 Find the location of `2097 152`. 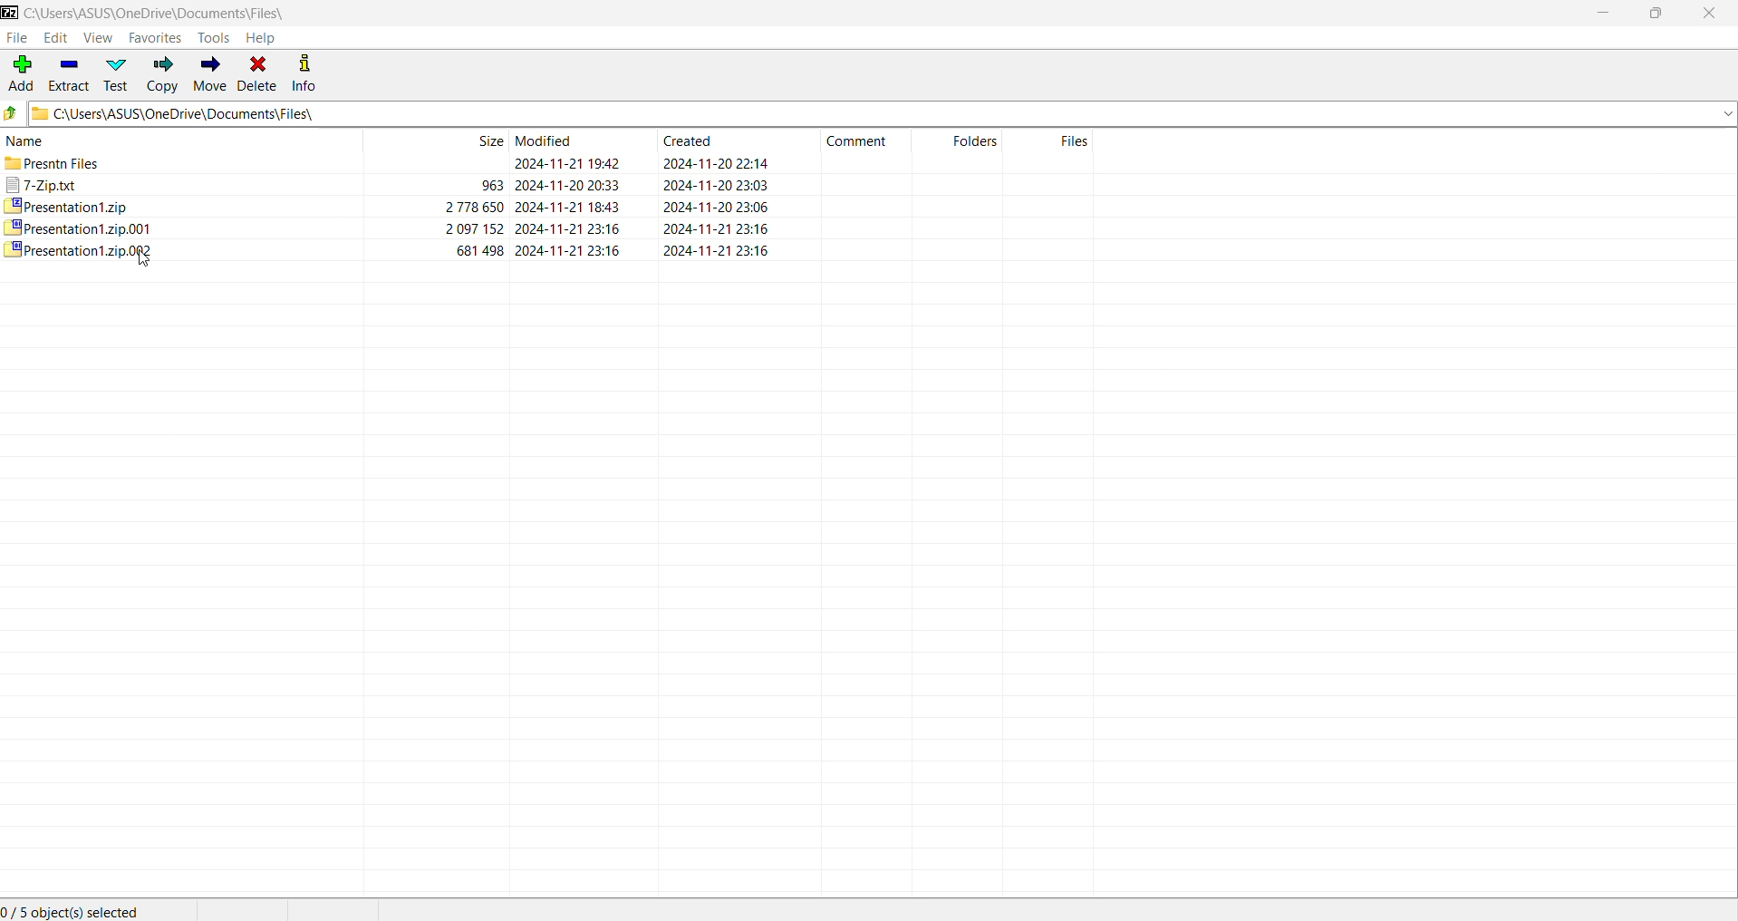

2097 152 is located at coordinates (472, 230).